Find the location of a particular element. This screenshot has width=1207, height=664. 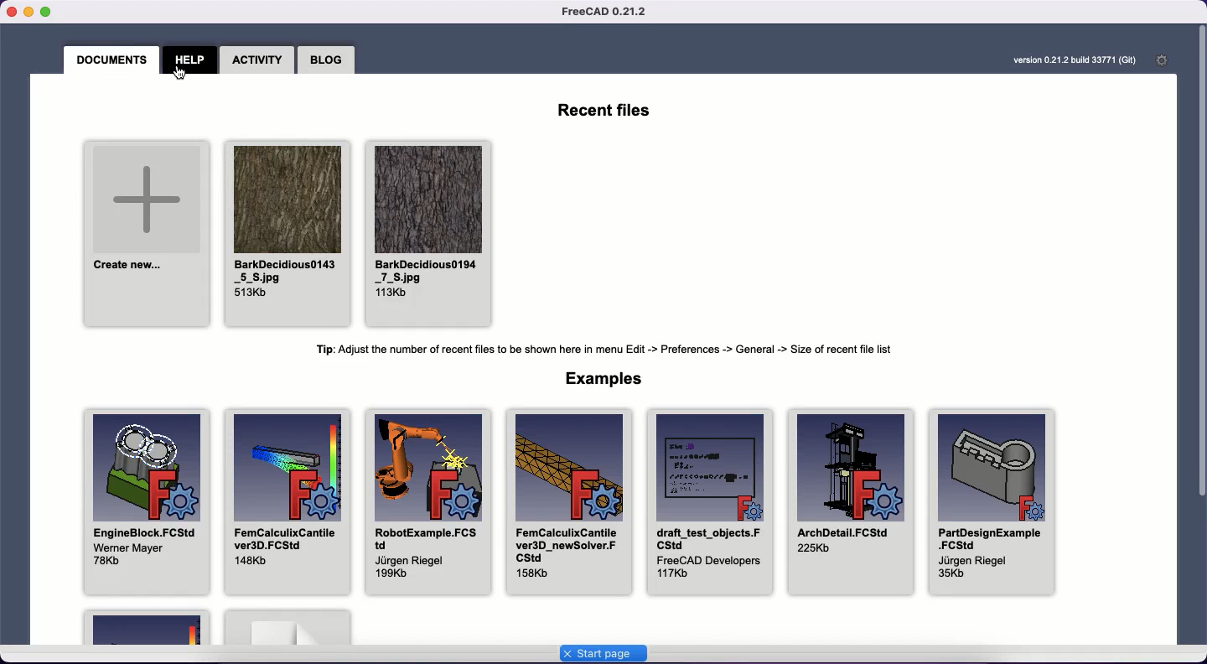

Image project is located at coordinates (285, 232).